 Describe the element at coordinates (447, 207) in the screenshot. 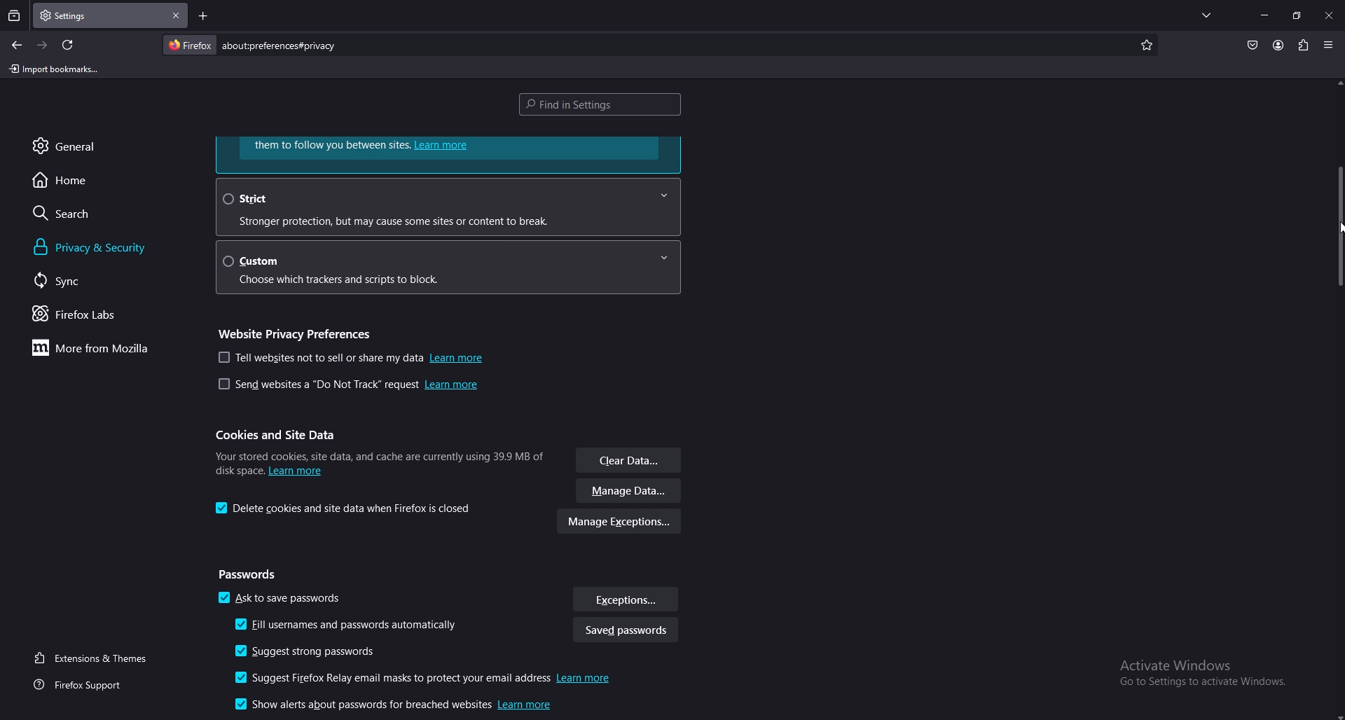

I see `strict` at that location.